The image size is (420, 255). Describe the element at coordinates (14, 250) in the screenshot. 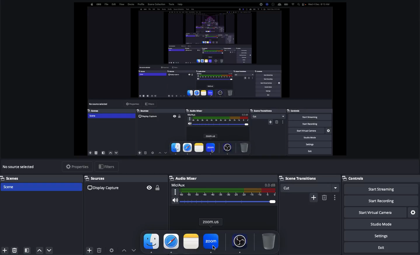

I see `Remove` at that location.